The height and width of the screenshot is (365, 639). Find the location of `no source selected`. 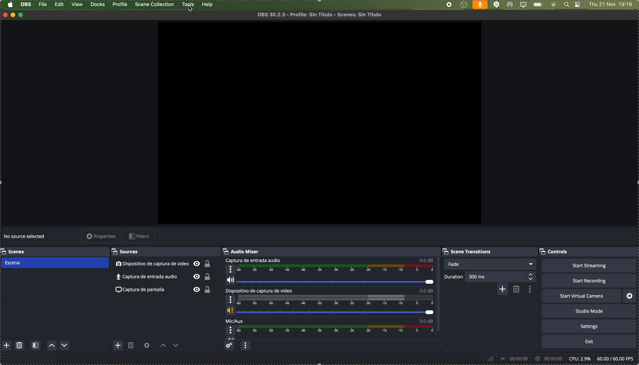

no source selected is located at coordinates (25, 237).